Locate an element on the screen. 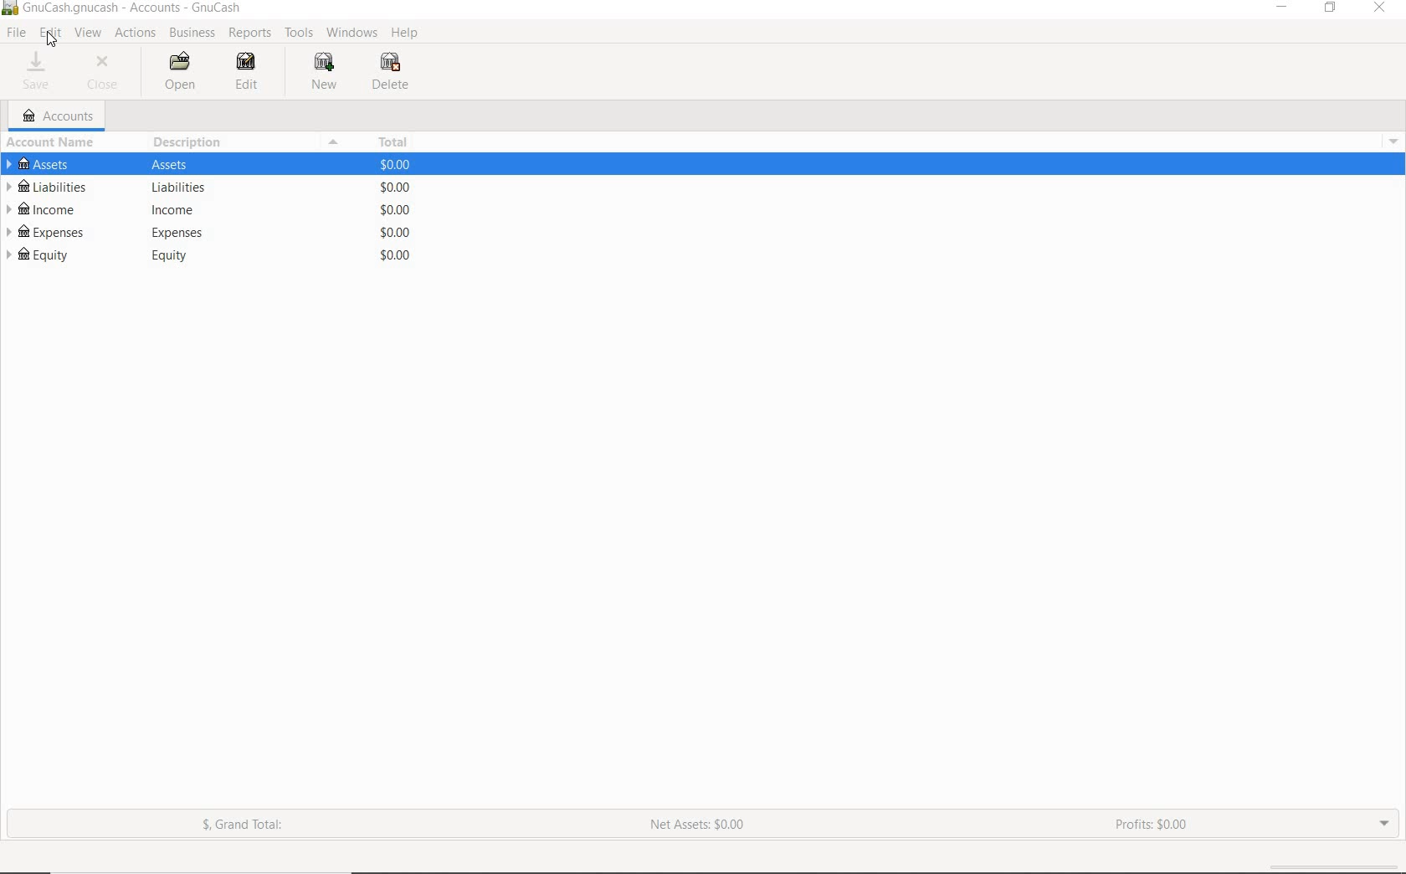 Image resolution: width=1406 pixels, height=874 pixels. FILE is located at coordinates (18, 33).